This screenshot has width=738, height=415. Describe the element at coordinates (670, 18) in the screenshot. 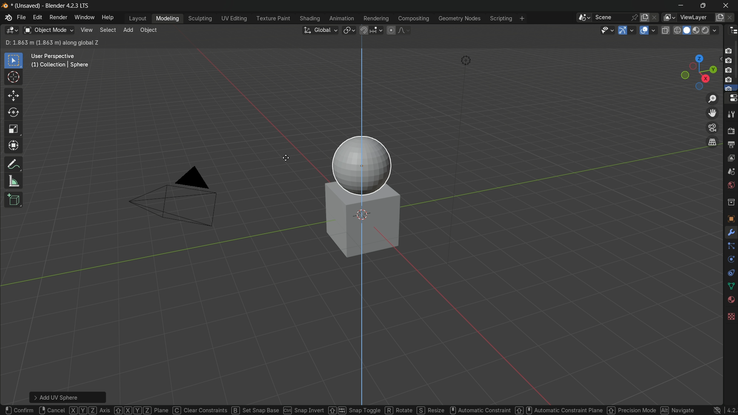

I see `browse views` at that location.